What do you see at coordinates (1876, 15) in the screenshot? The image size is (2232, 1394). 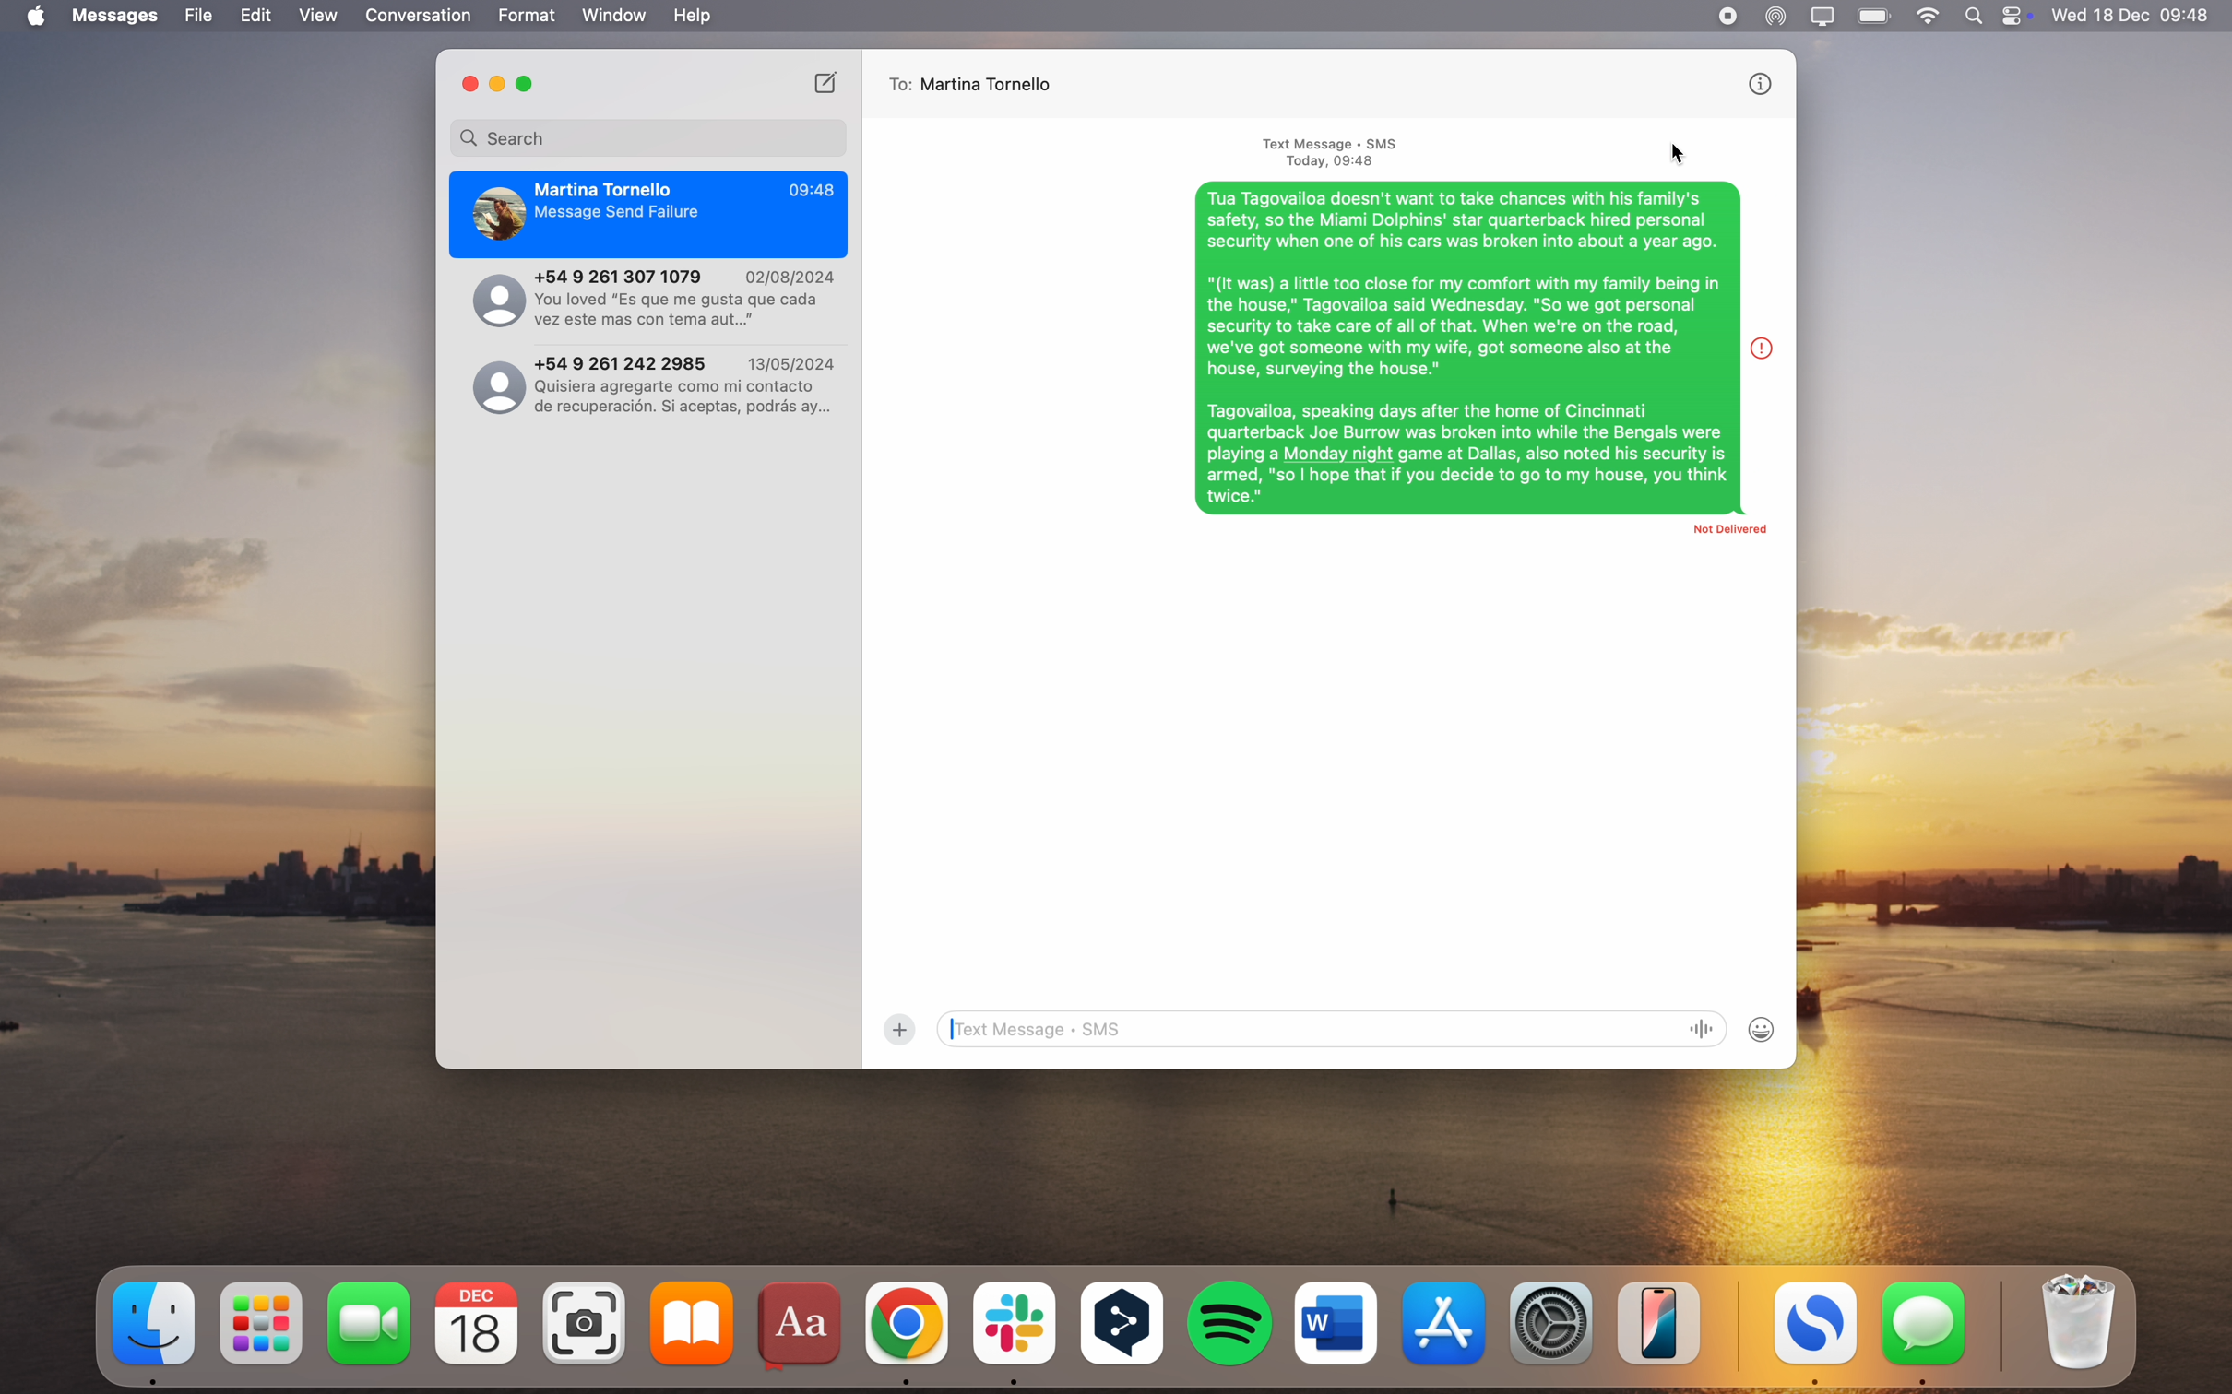 I see `battery` at bounding box center [1876, 15].